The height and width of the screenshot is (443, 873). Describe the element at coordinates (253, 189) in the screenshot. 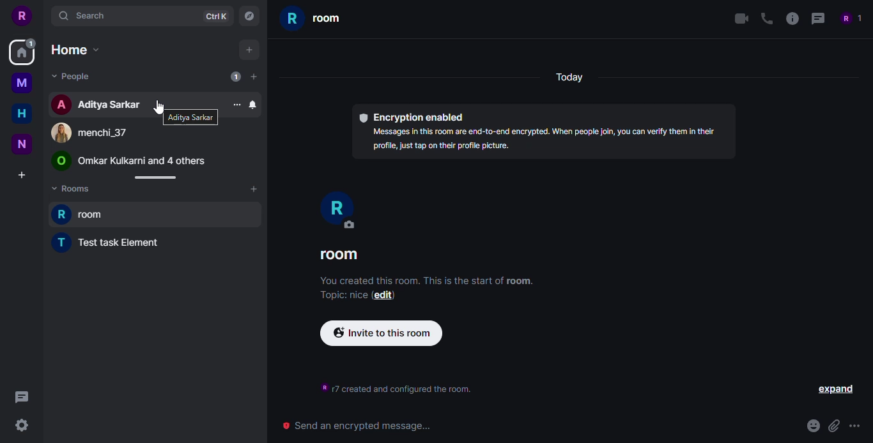

I see `add room` at that location.